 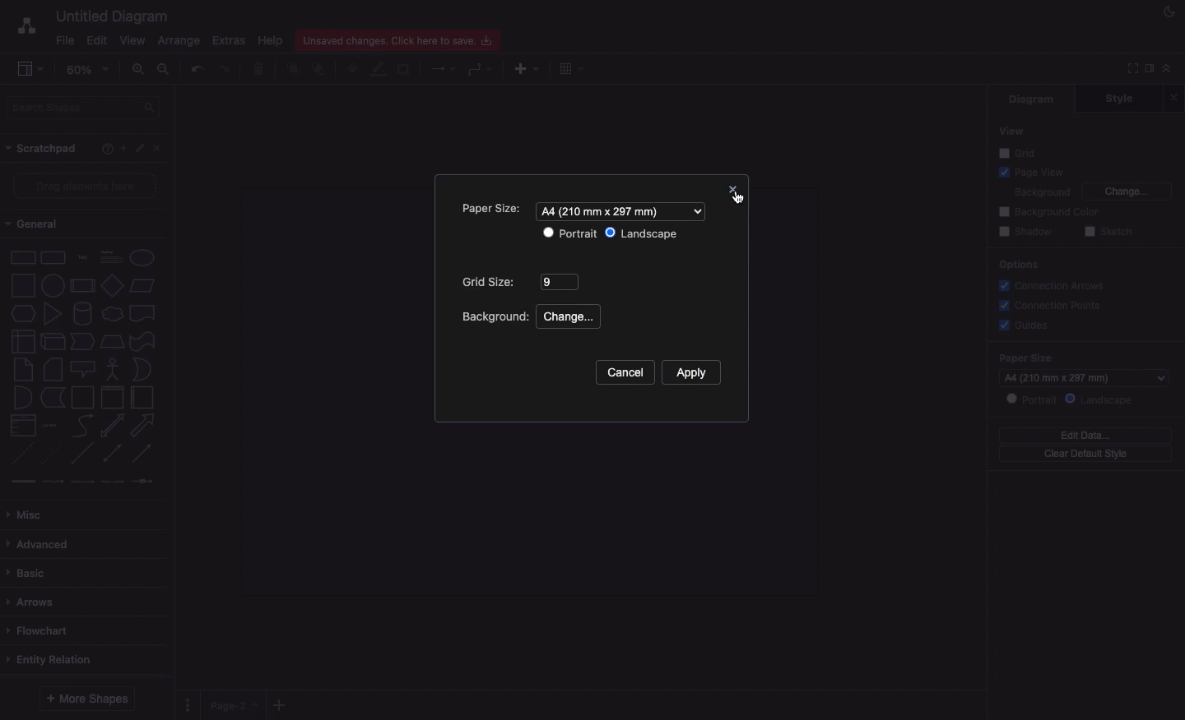 What do you see at coordinates (231, 41) in the screenshot?
I see `Extras` at bounding box center [231, 41].